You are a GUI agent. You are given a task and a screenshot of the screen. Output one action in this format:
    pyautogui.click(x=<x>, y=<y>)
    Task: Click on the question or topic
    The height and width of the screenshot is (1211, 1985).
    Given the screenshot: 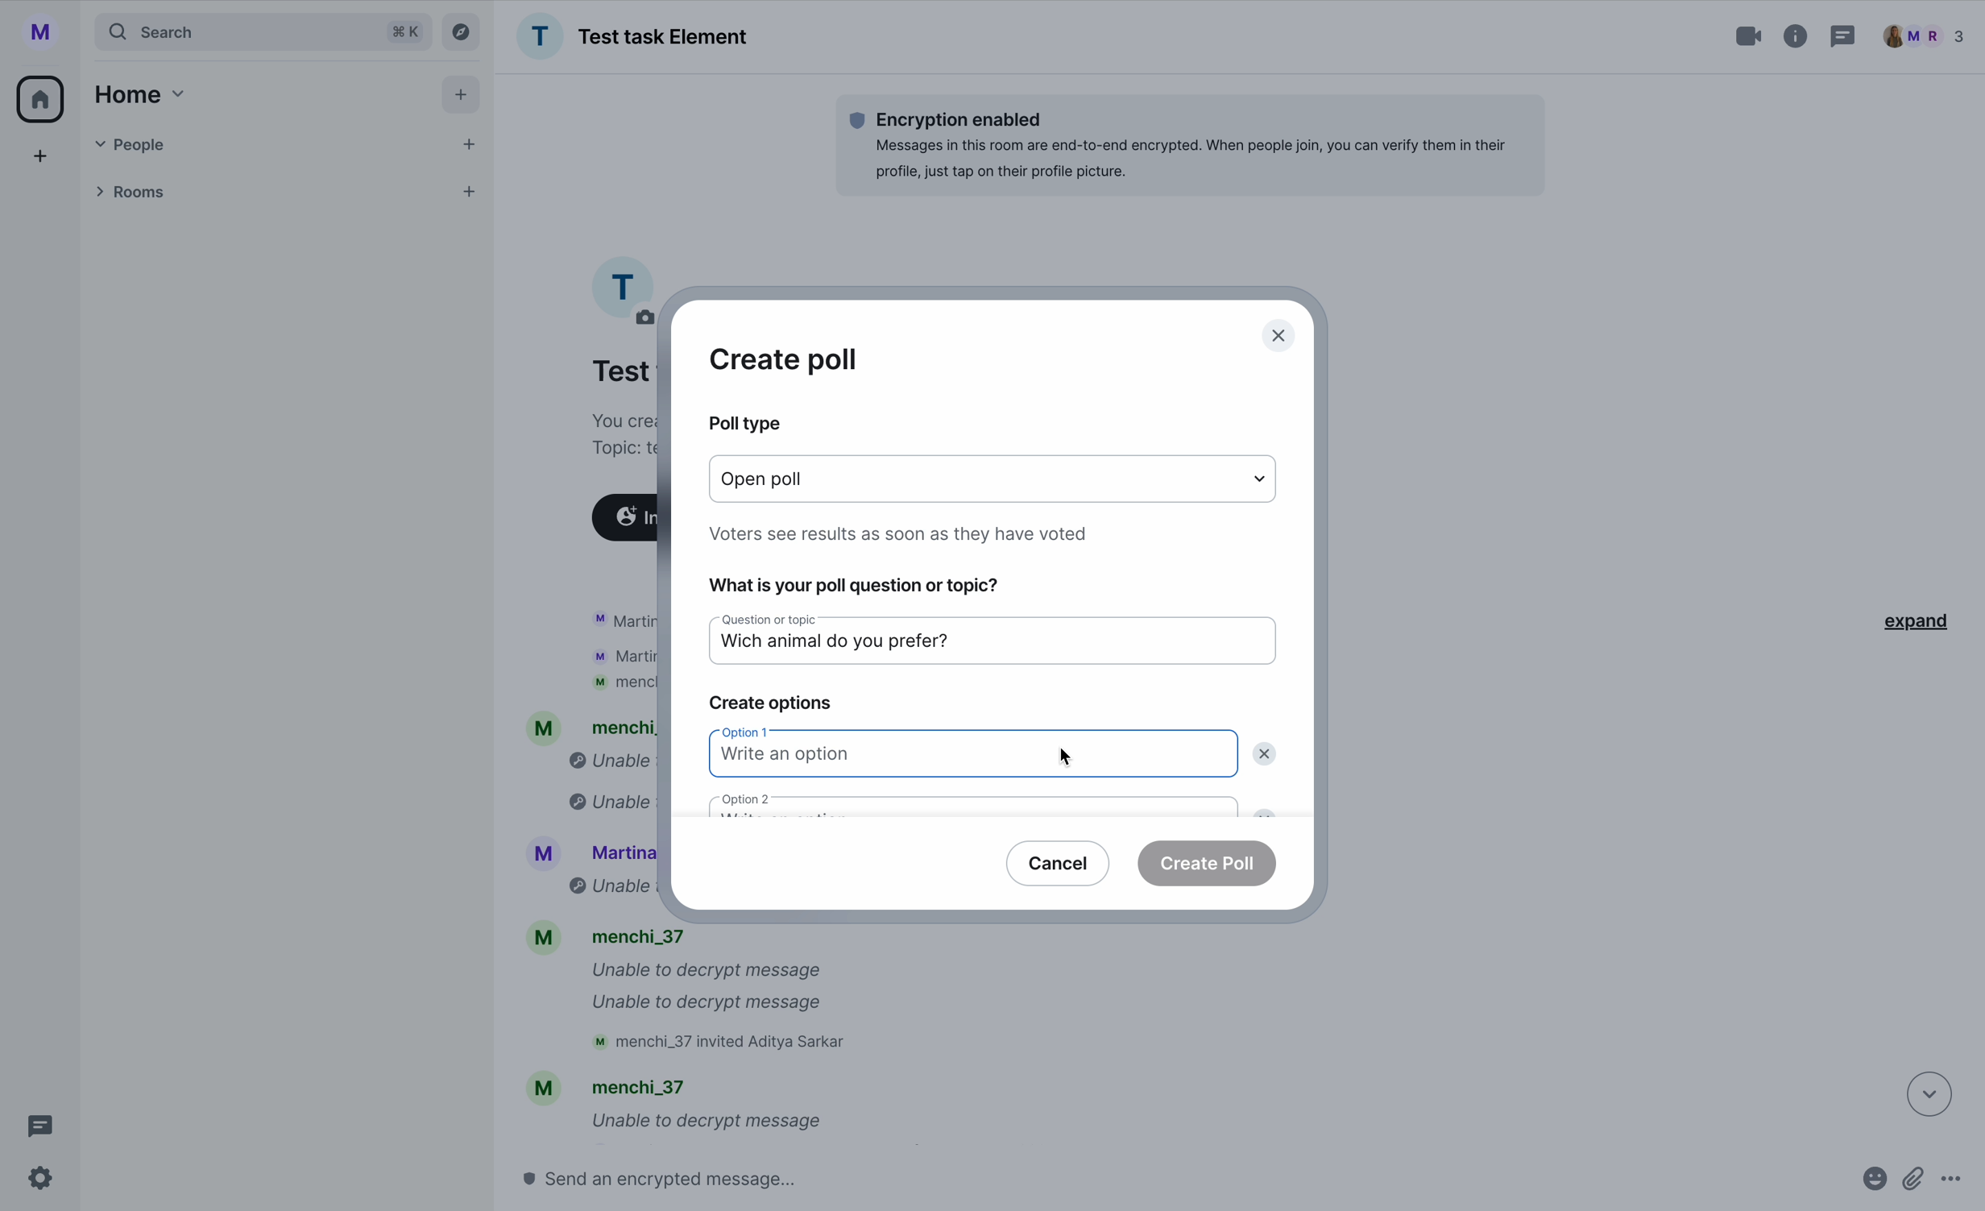 What is the action you would take?
    pyautogui.click(x=768, y=620)
    